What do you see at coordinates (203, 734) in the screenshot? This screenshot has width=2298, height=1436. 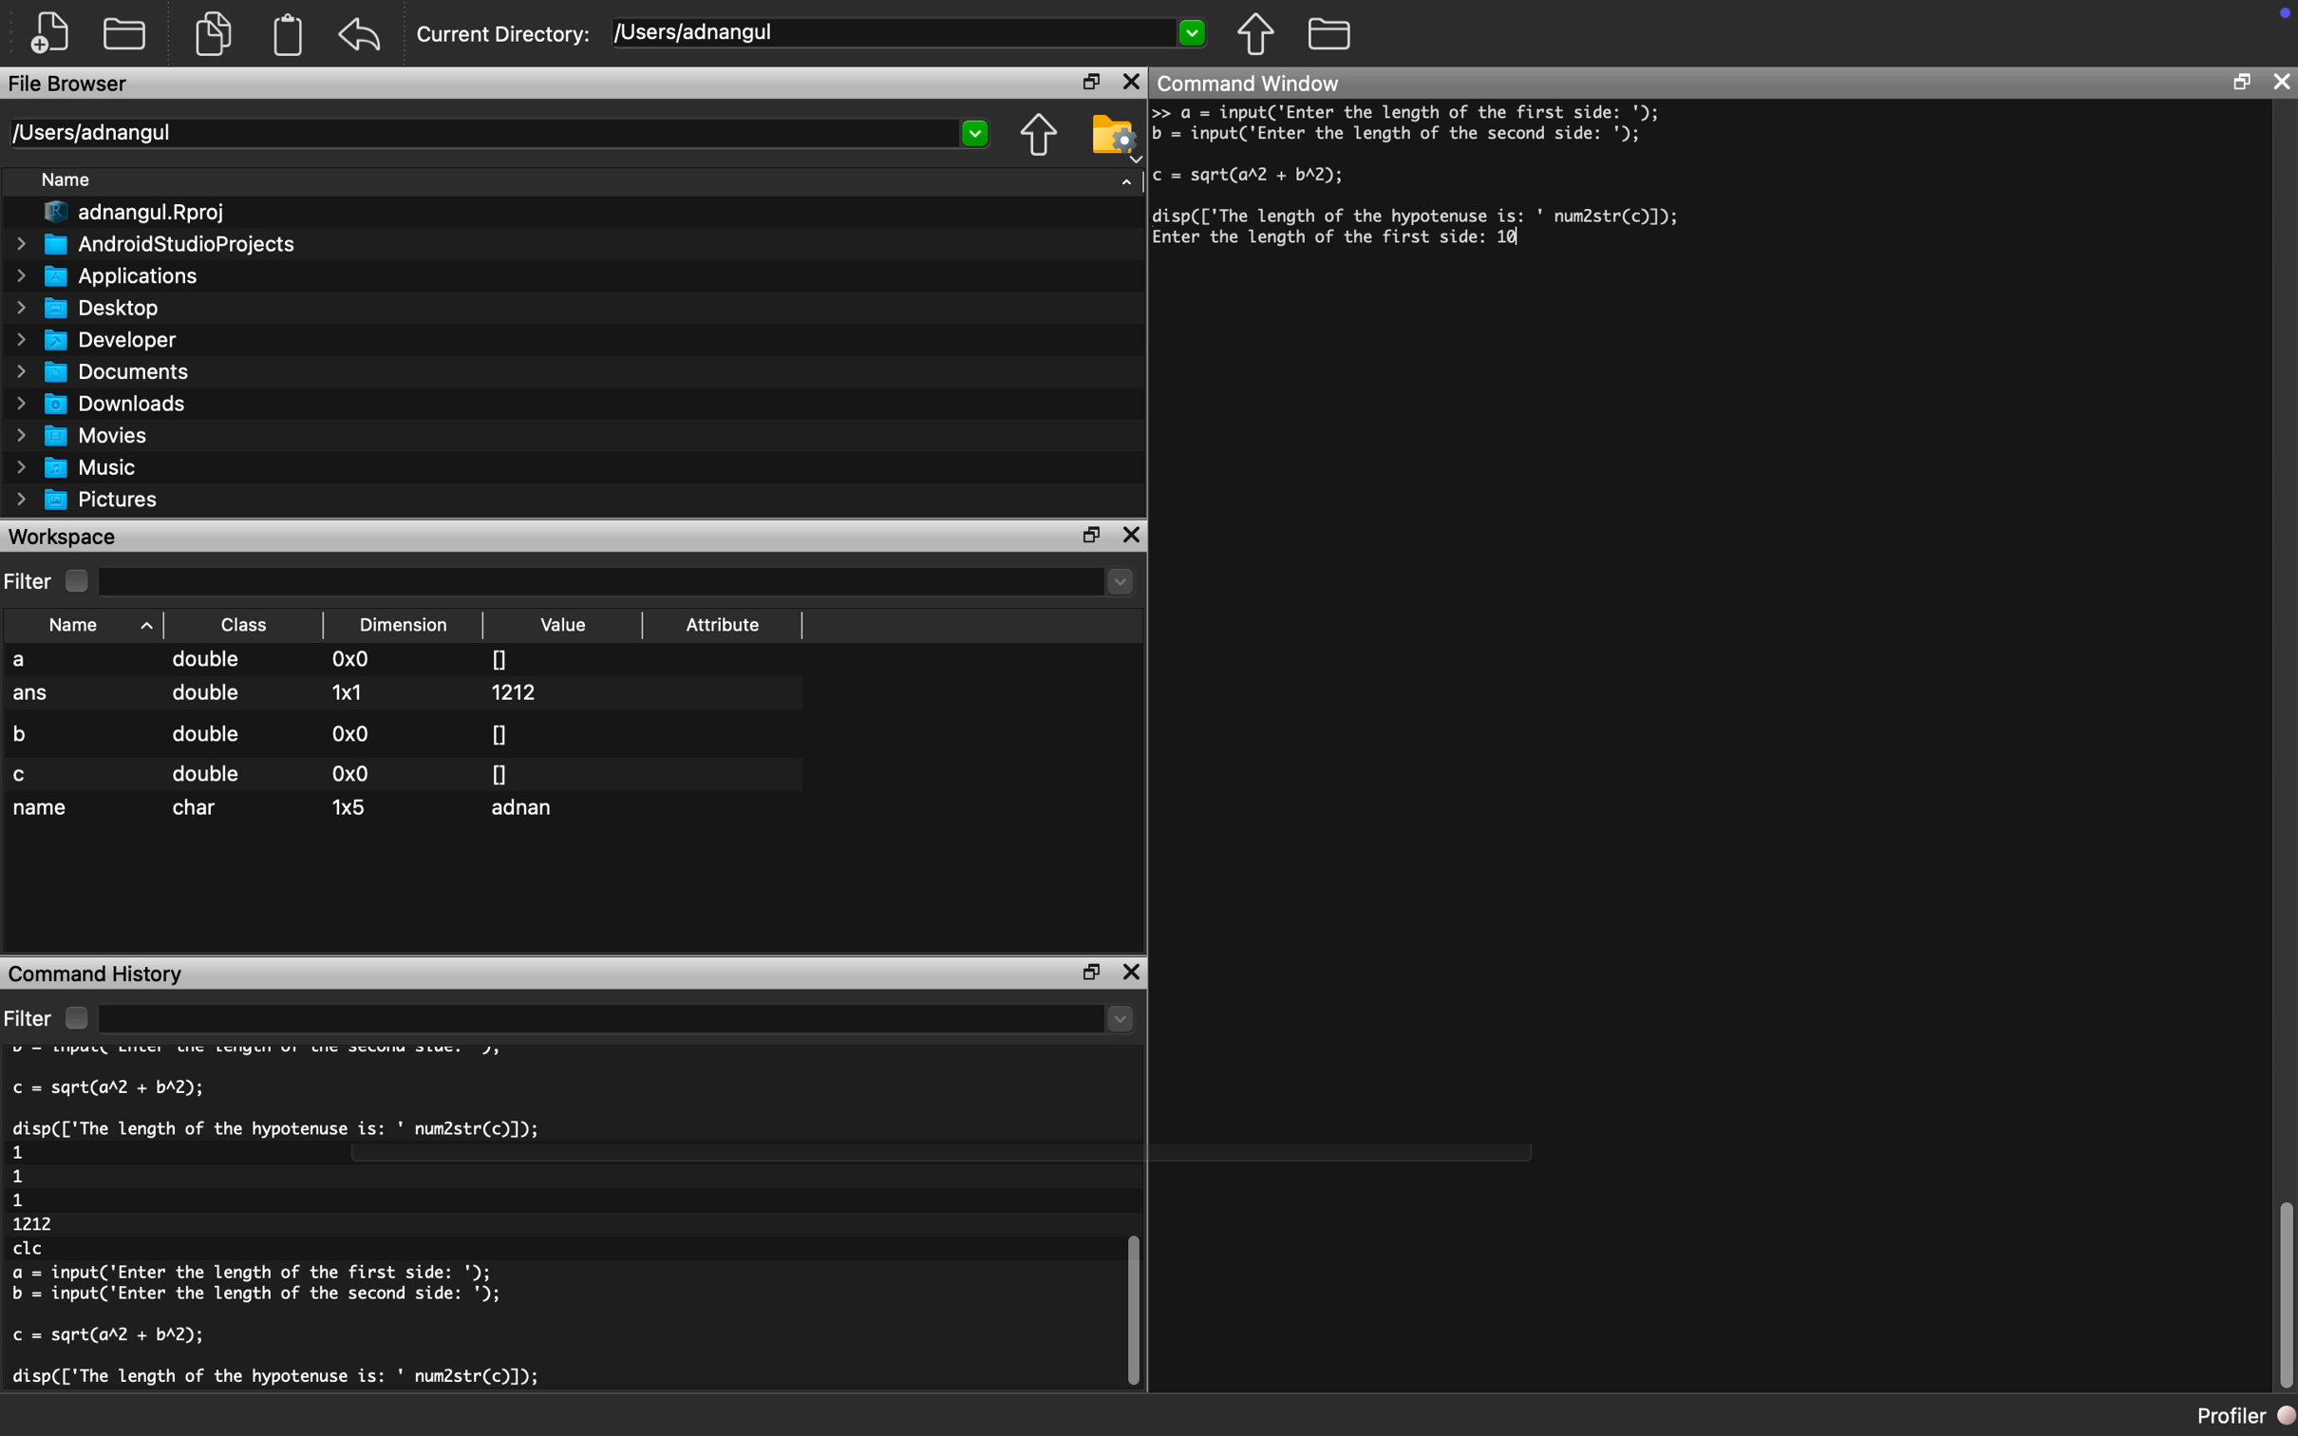 I see `double` at bounding box center [203, 734].